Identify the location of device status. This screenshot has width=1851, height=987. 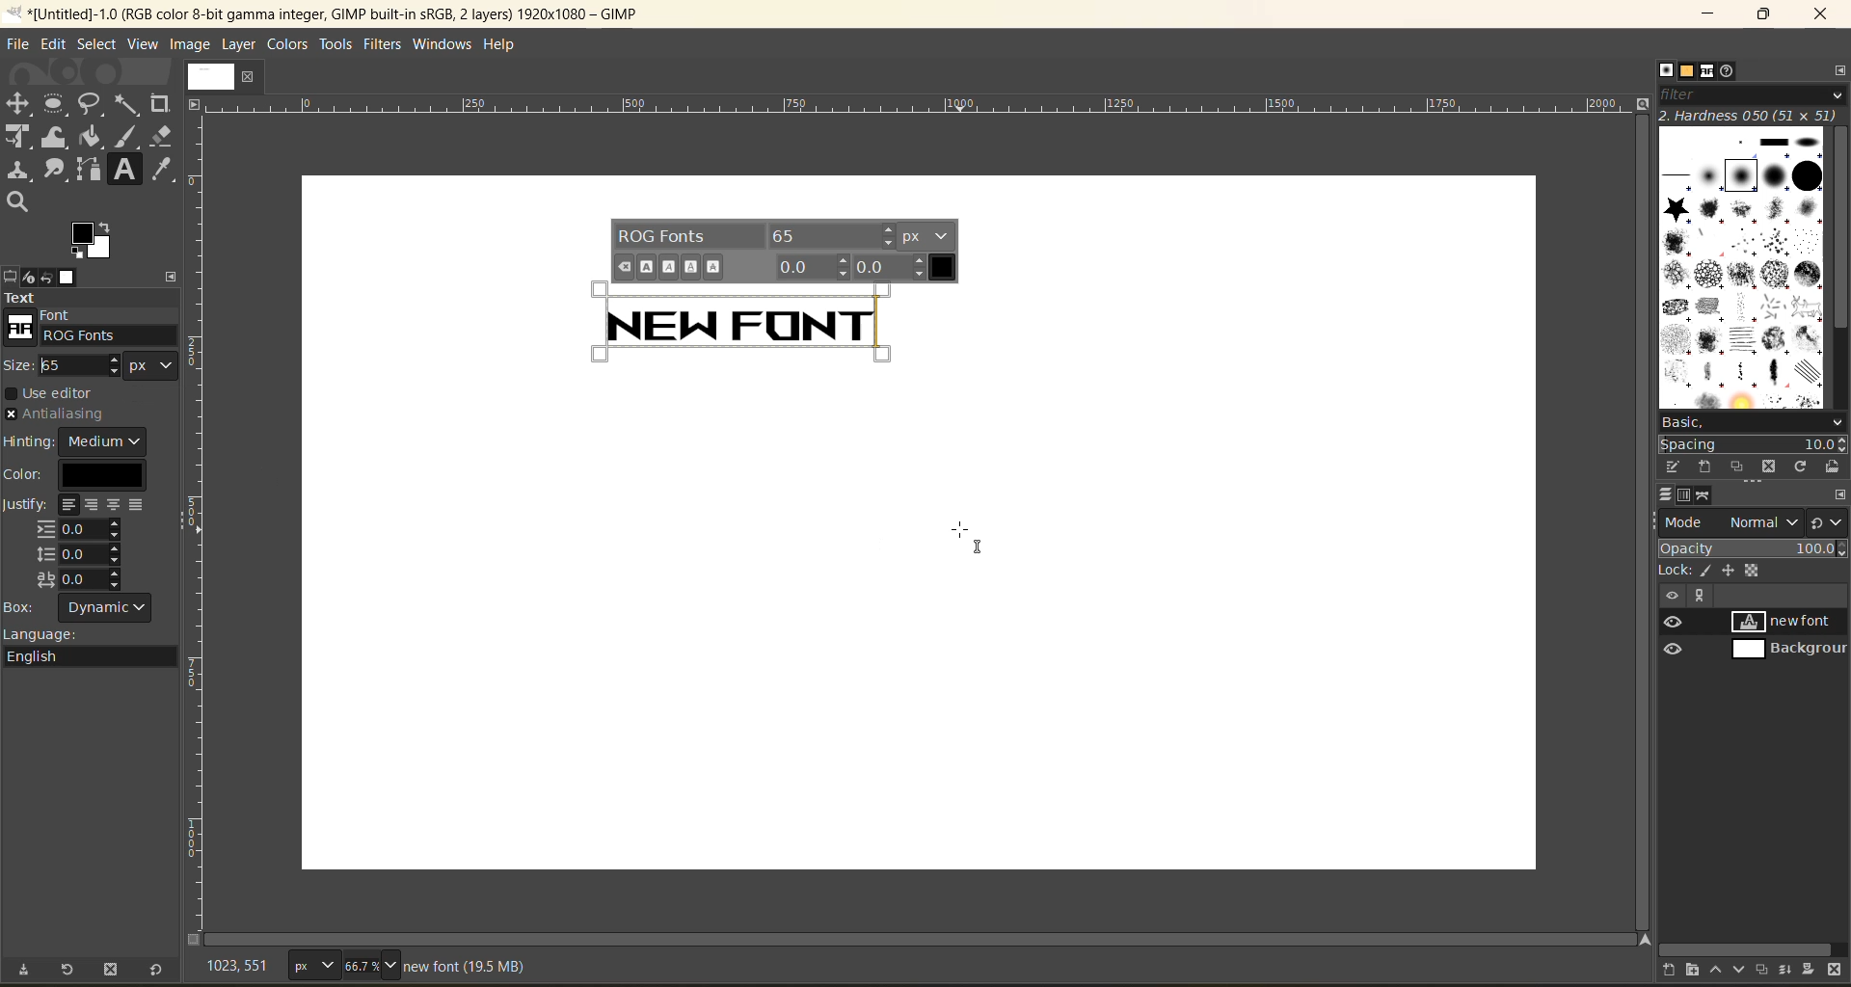
(32, 277).